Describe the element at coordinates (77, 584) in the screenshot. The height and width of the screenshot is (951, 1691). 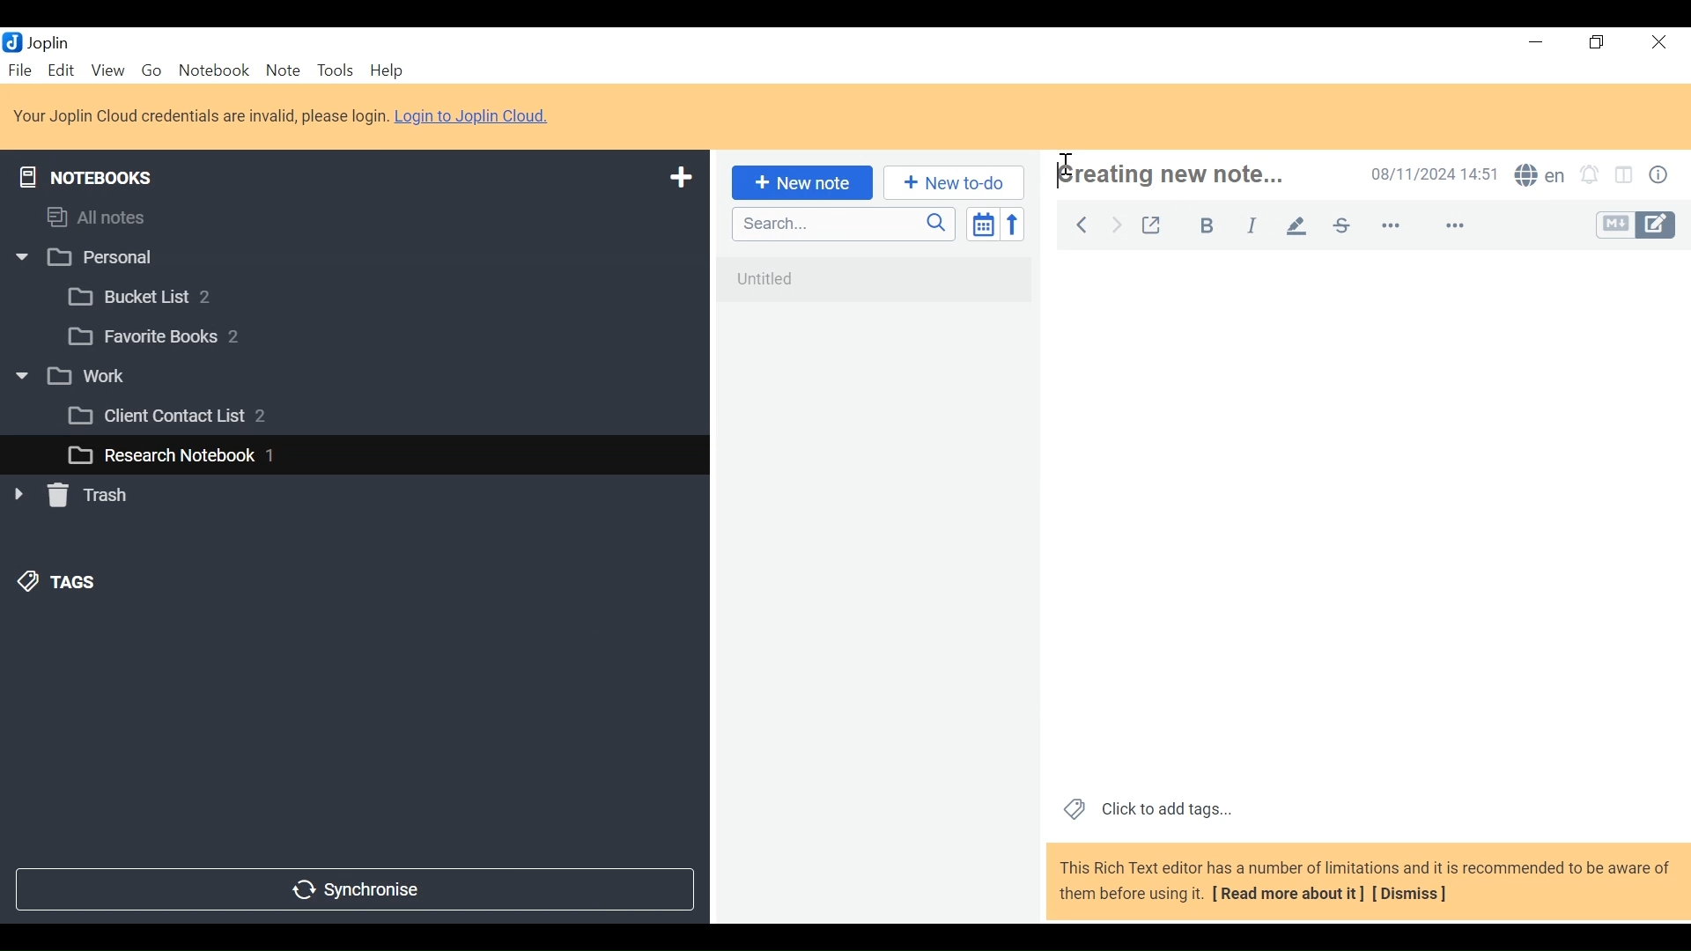
I see `&) TAGS` at that location.